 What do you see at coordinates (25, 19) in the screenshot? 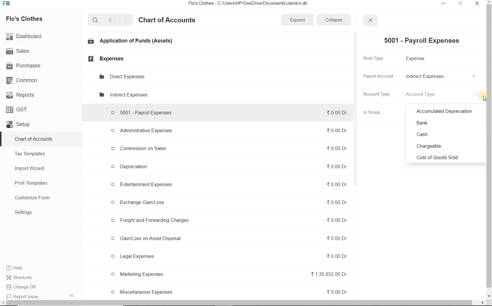
I see `Flo's Clothes` at bounding box center [25, 19].